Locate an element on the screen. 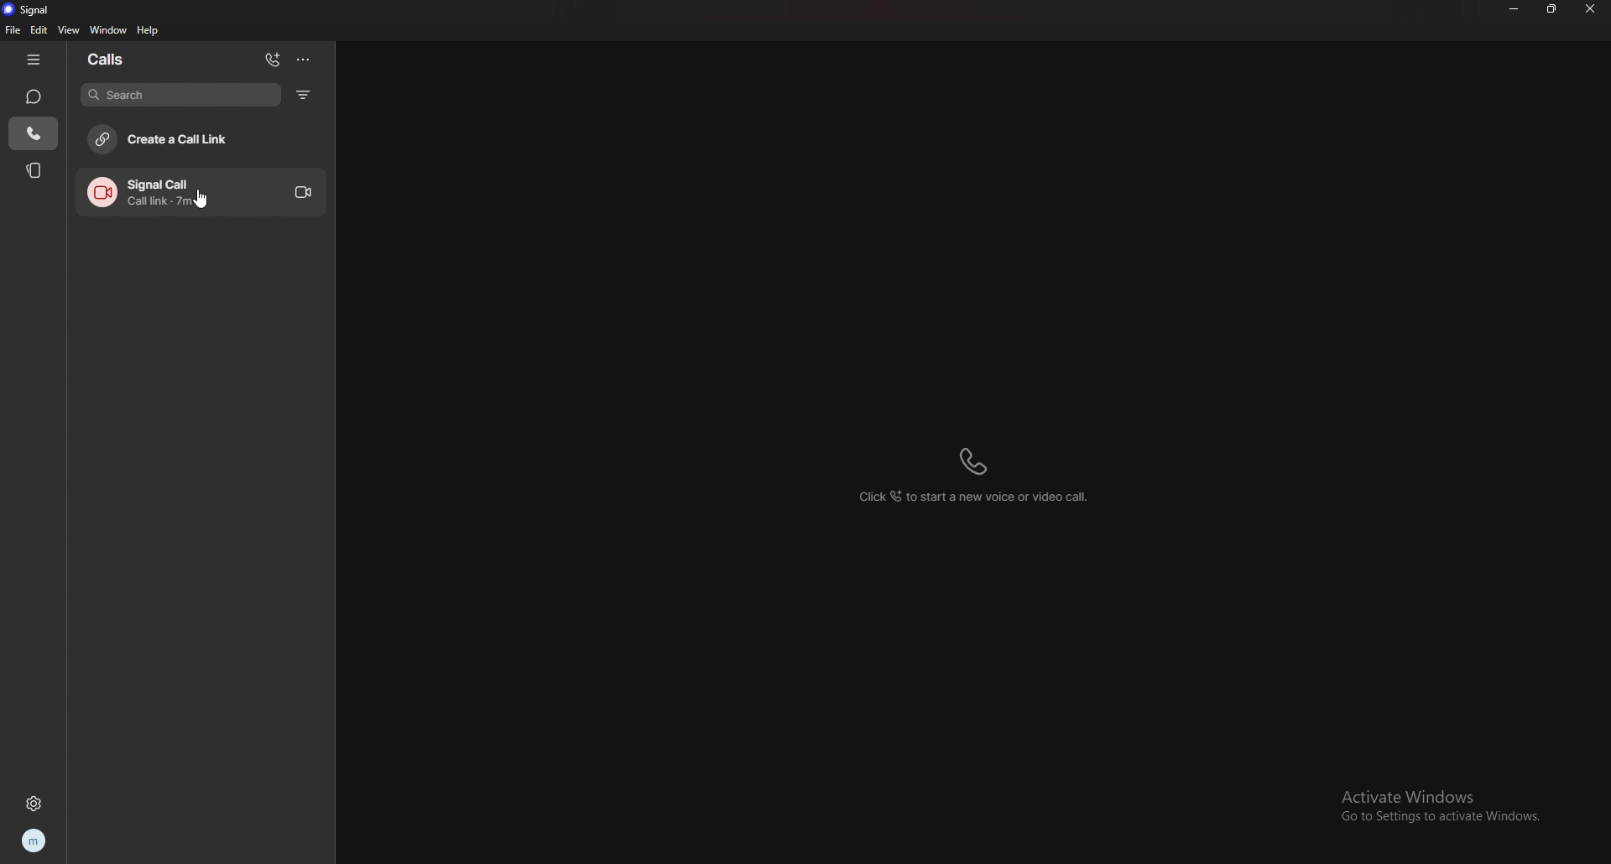 The height and width of the screenshot is (864, 1611). click to add a new voice or video call is located at coordinates (968, 478).